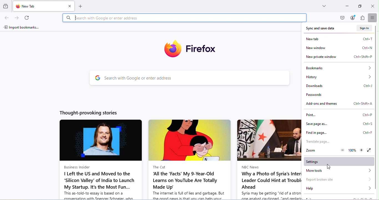  What do you see at coordinates (96, 78) in the screenshot?
I see `google logo` at bounding box center [96, 78].